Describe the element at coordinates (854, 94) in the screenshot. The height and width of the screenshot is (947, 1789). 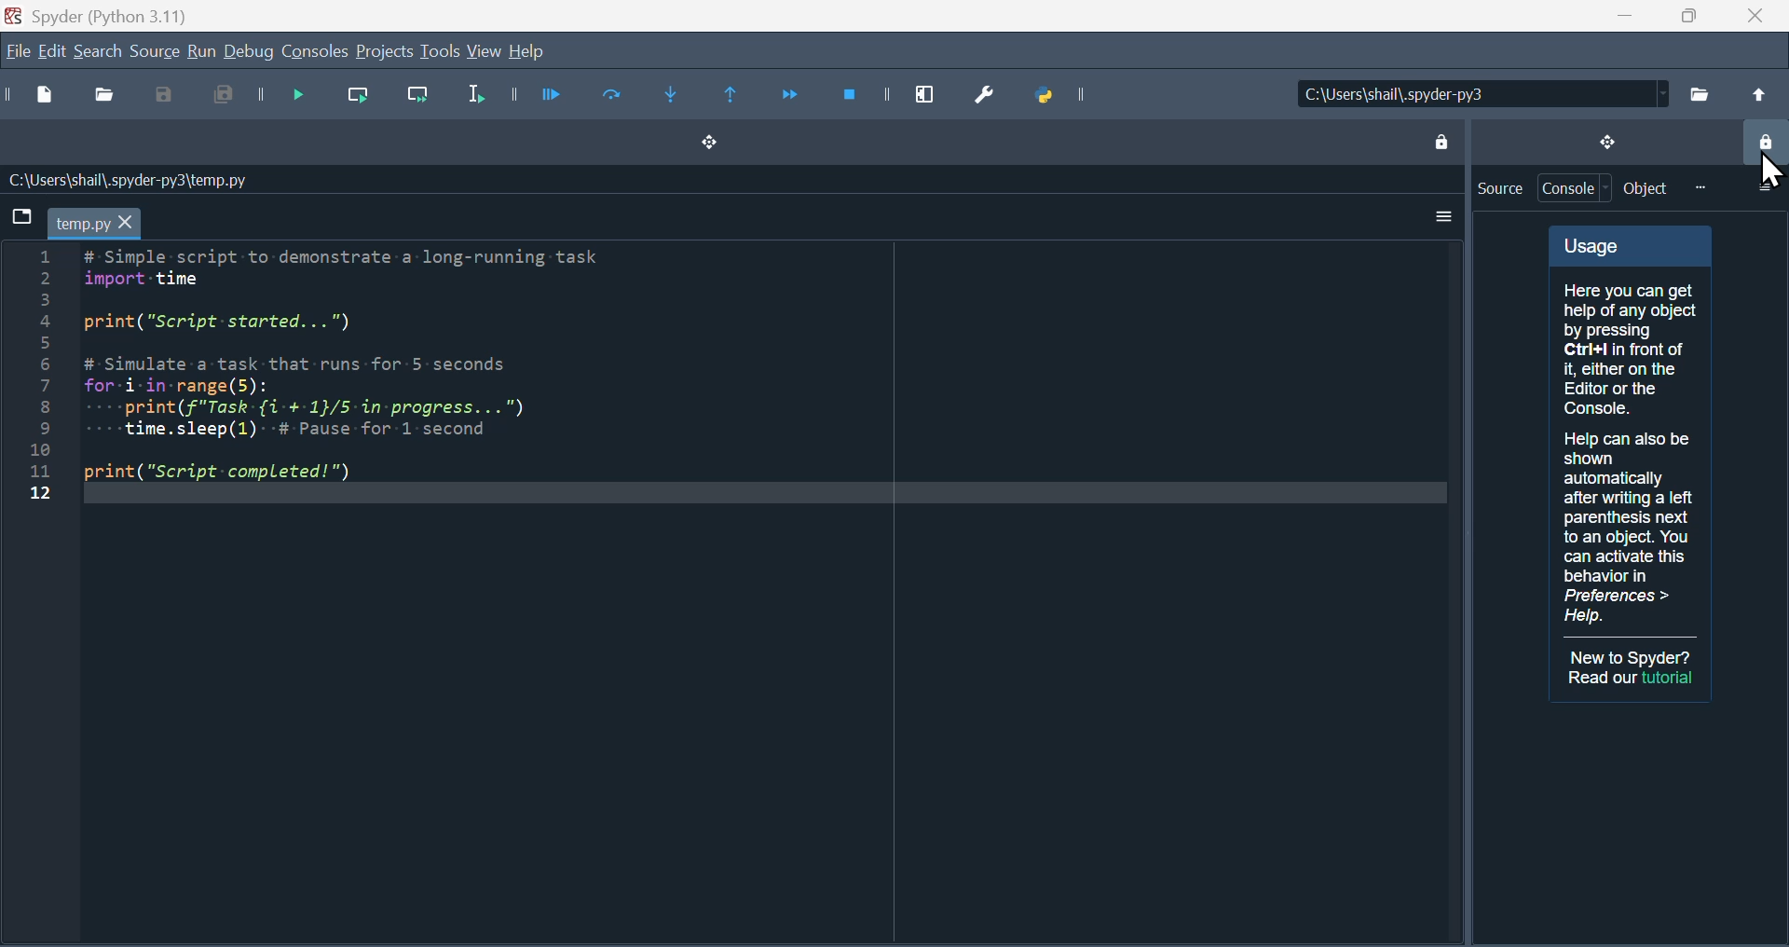
I see `Stop debugging` at that location.